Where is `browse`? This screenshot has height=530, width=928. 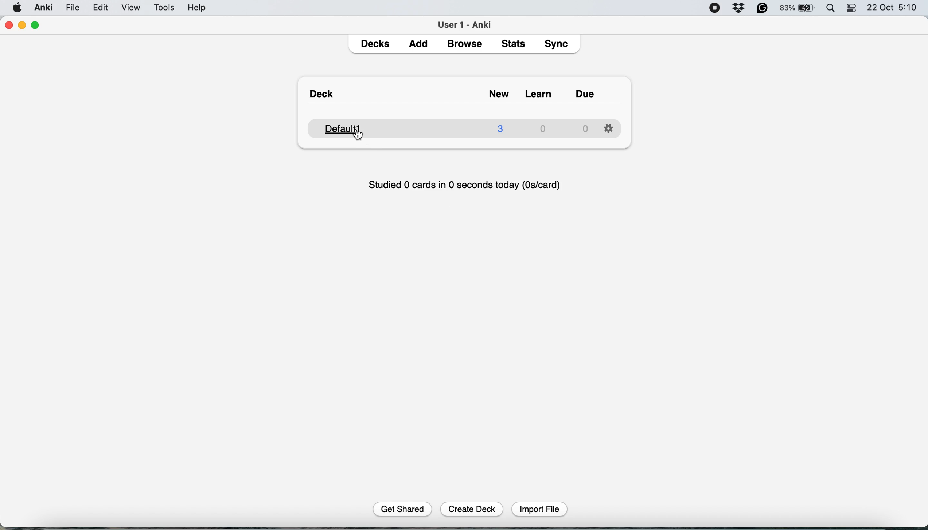 browse is located at coordinates (466, 45).